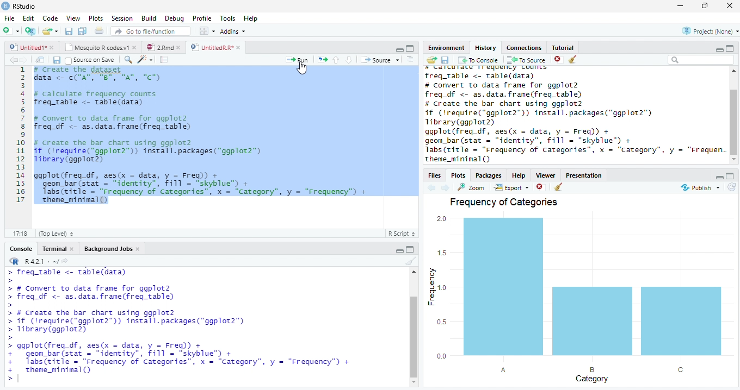 The width and height of the screenshot is (740, 390). I want to click on Environment, so click(445, 48).